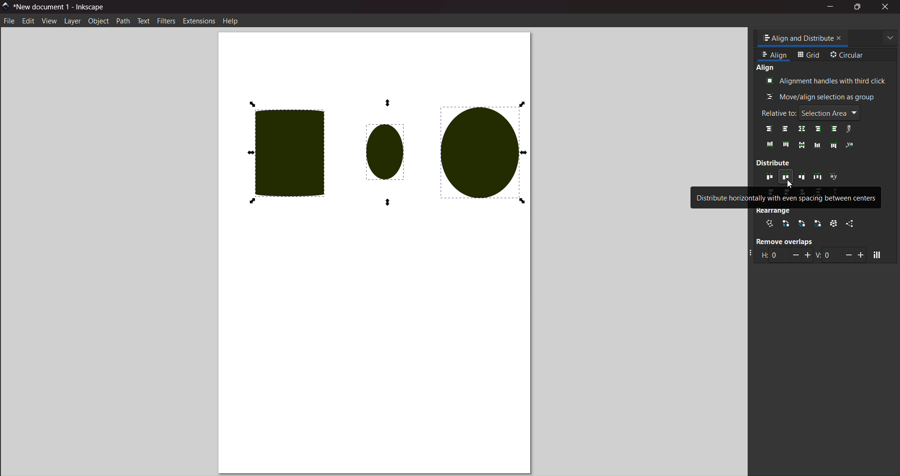 The width and height of the screenshot is (900, 476). What do you see at coordinates (802, 176) in the screenshot?
I see `distribute horizontally with even spacing between right edges` at bounding box center [802, 176].